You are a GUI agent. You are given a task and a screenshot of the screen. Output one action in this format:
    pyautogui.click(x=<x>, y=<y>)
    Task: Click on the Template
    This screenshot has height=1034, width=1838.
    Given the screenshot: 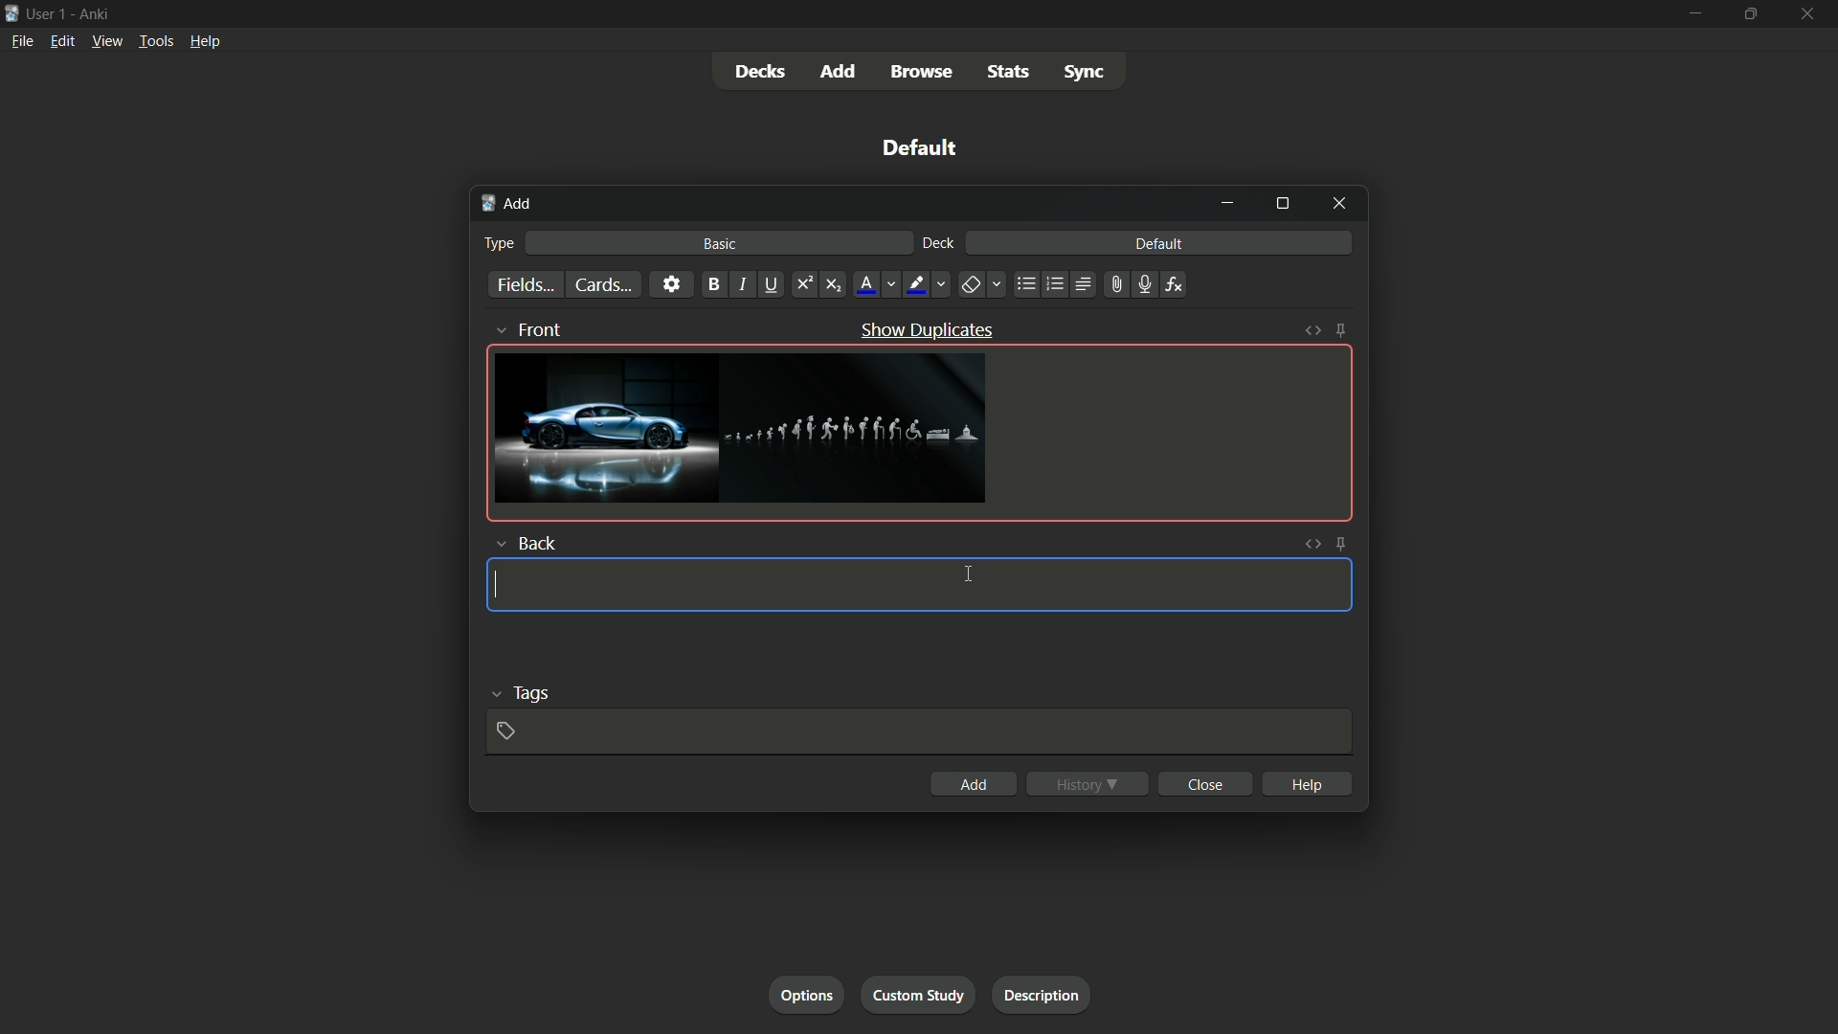 What is the action you would take?
    pyautogui.click(x=919, y=585)
    